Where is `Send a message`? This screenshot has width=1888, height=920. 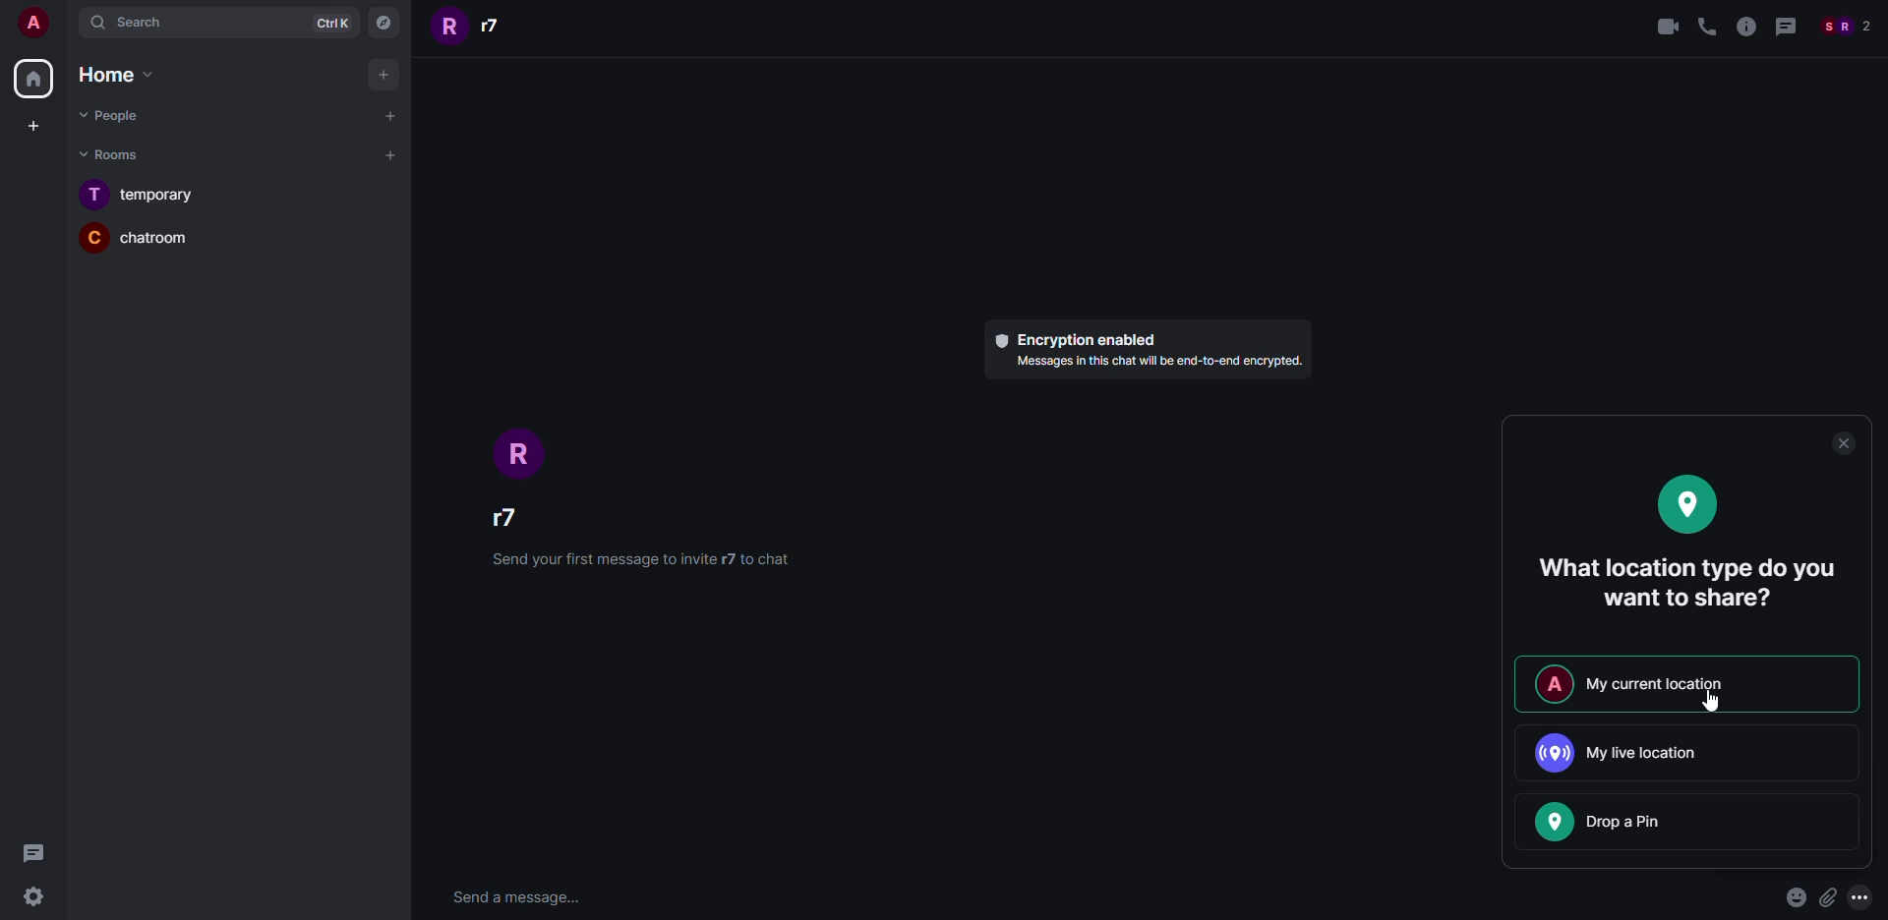 Send a message is located at coordinates (516, 899).